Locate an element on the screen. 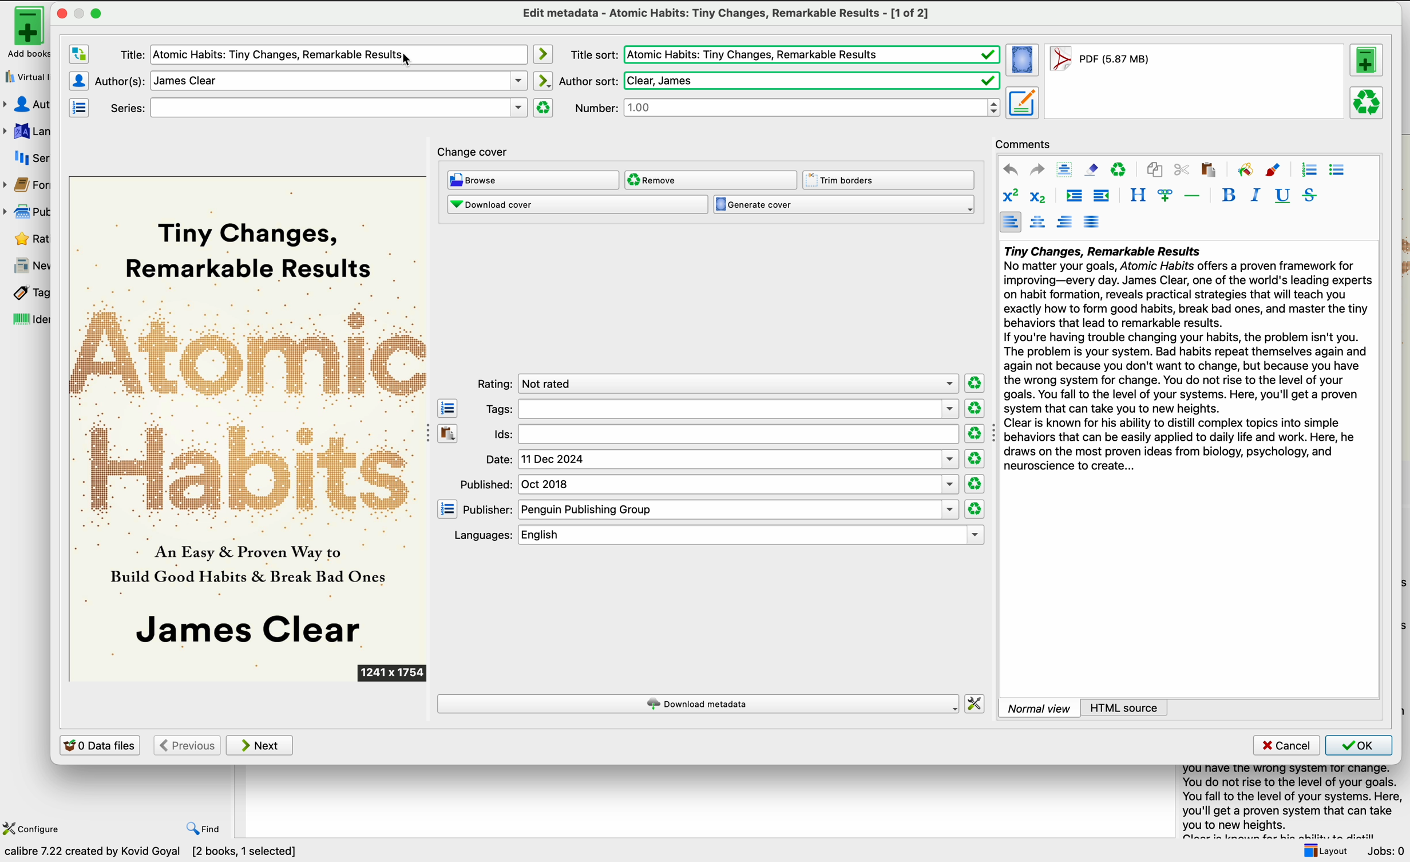  identifiers is located at coordinates (25, 321).